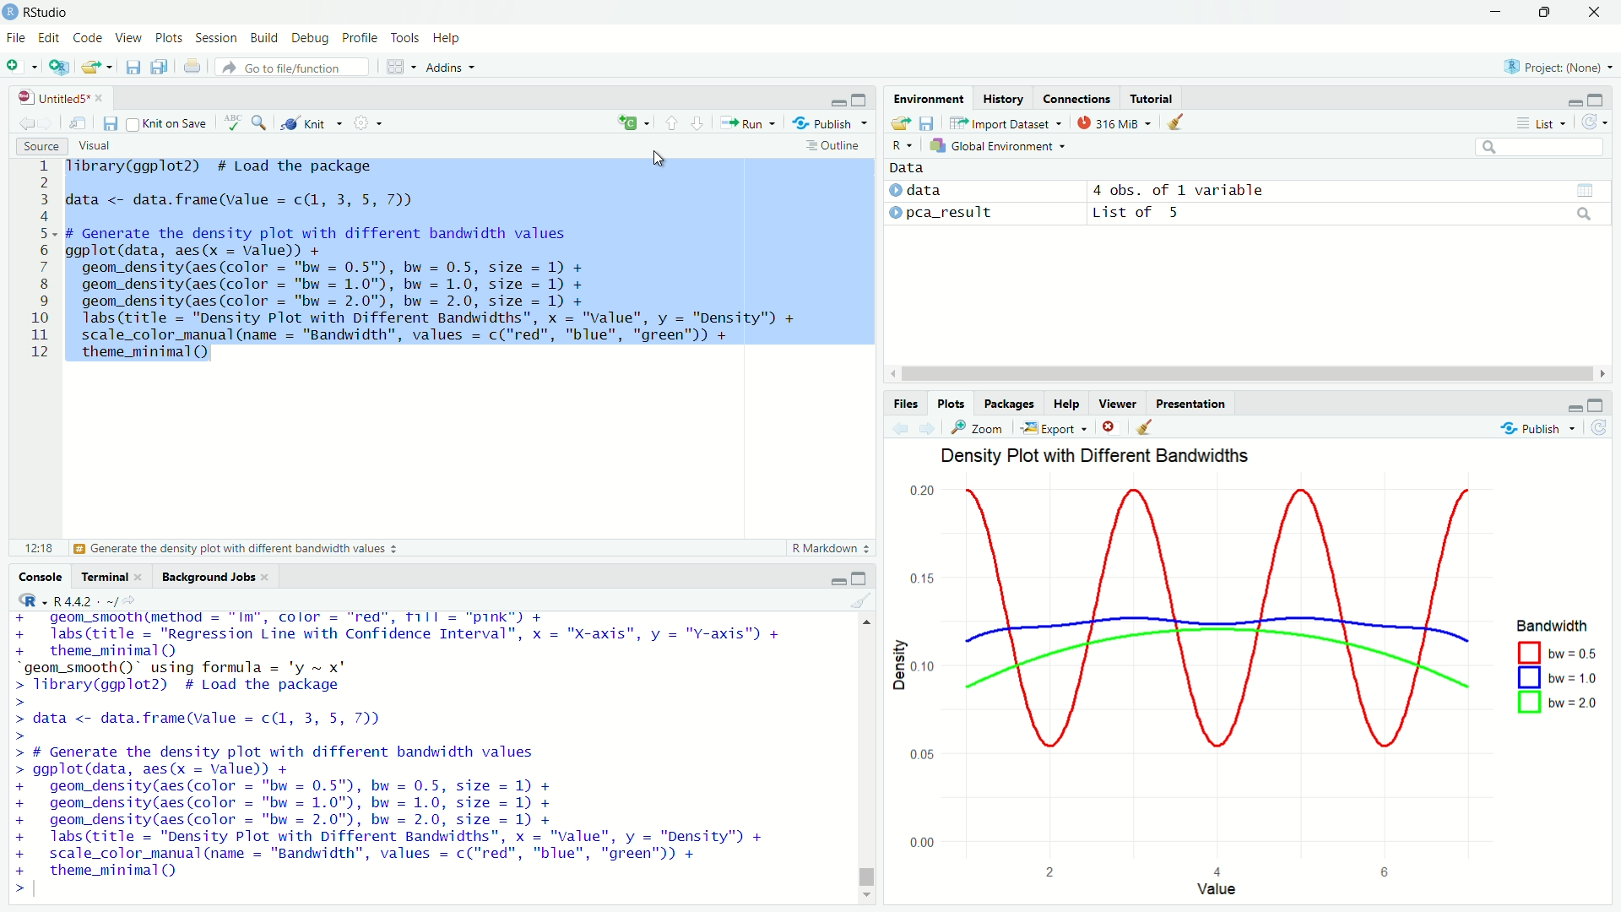 The width and height of the screenshot is (1621, 912). Describe the element at coordinates (311, 123) in the screenshot. I see `Knit` at that location.